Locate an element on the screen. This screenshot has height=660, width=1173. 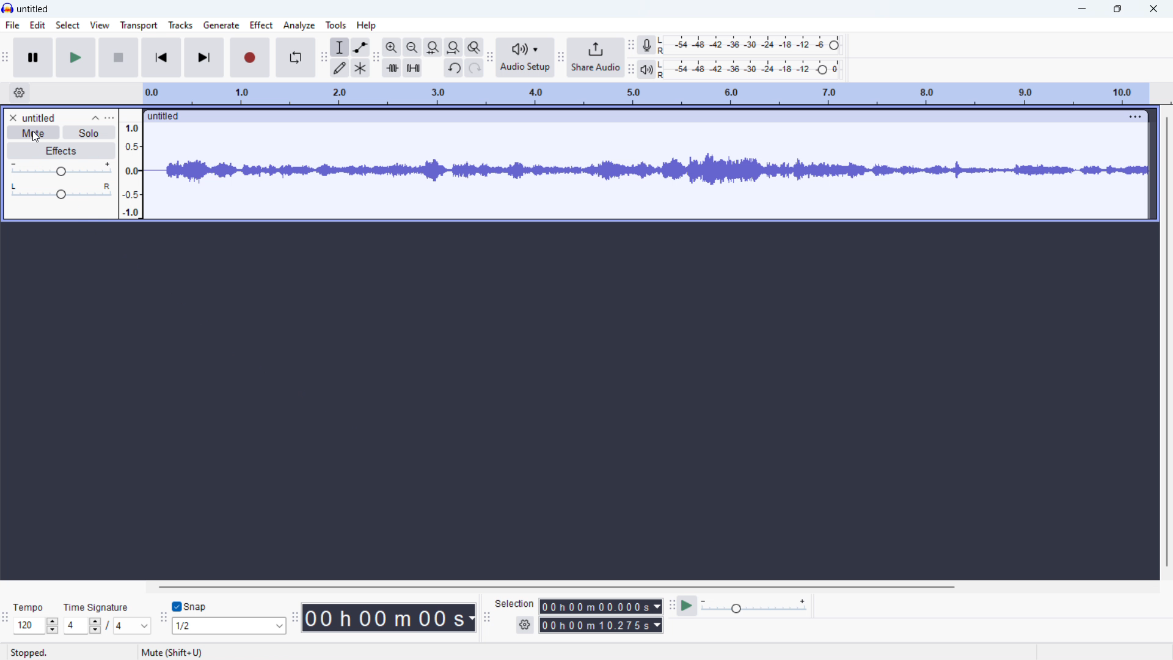
timeline settings is located at coordinates (20, 93).